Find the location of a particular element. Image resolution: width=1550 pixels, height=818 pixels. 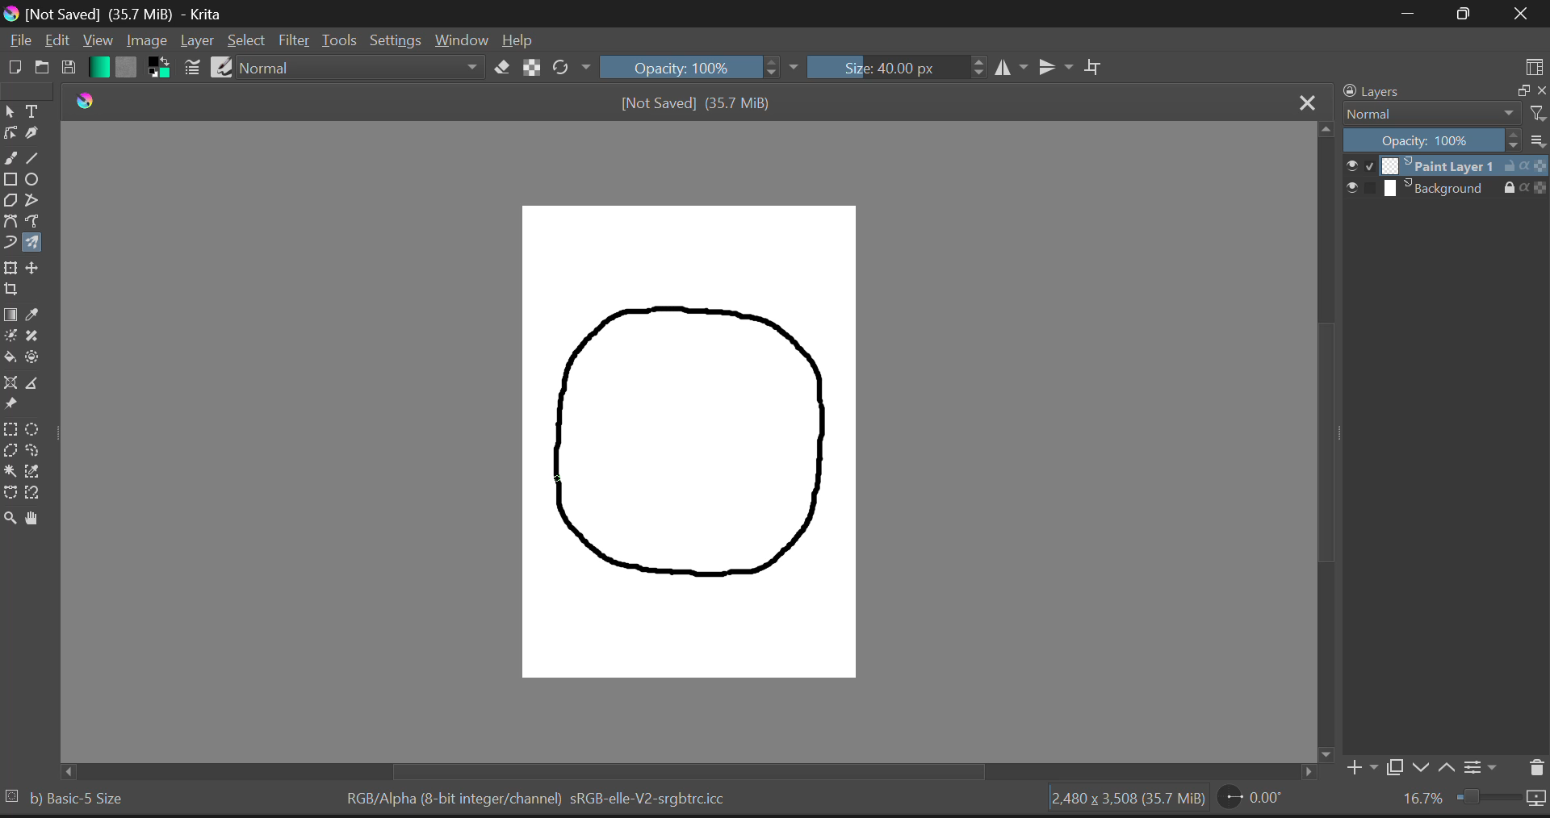

Help is located at coordinates (518, 42).